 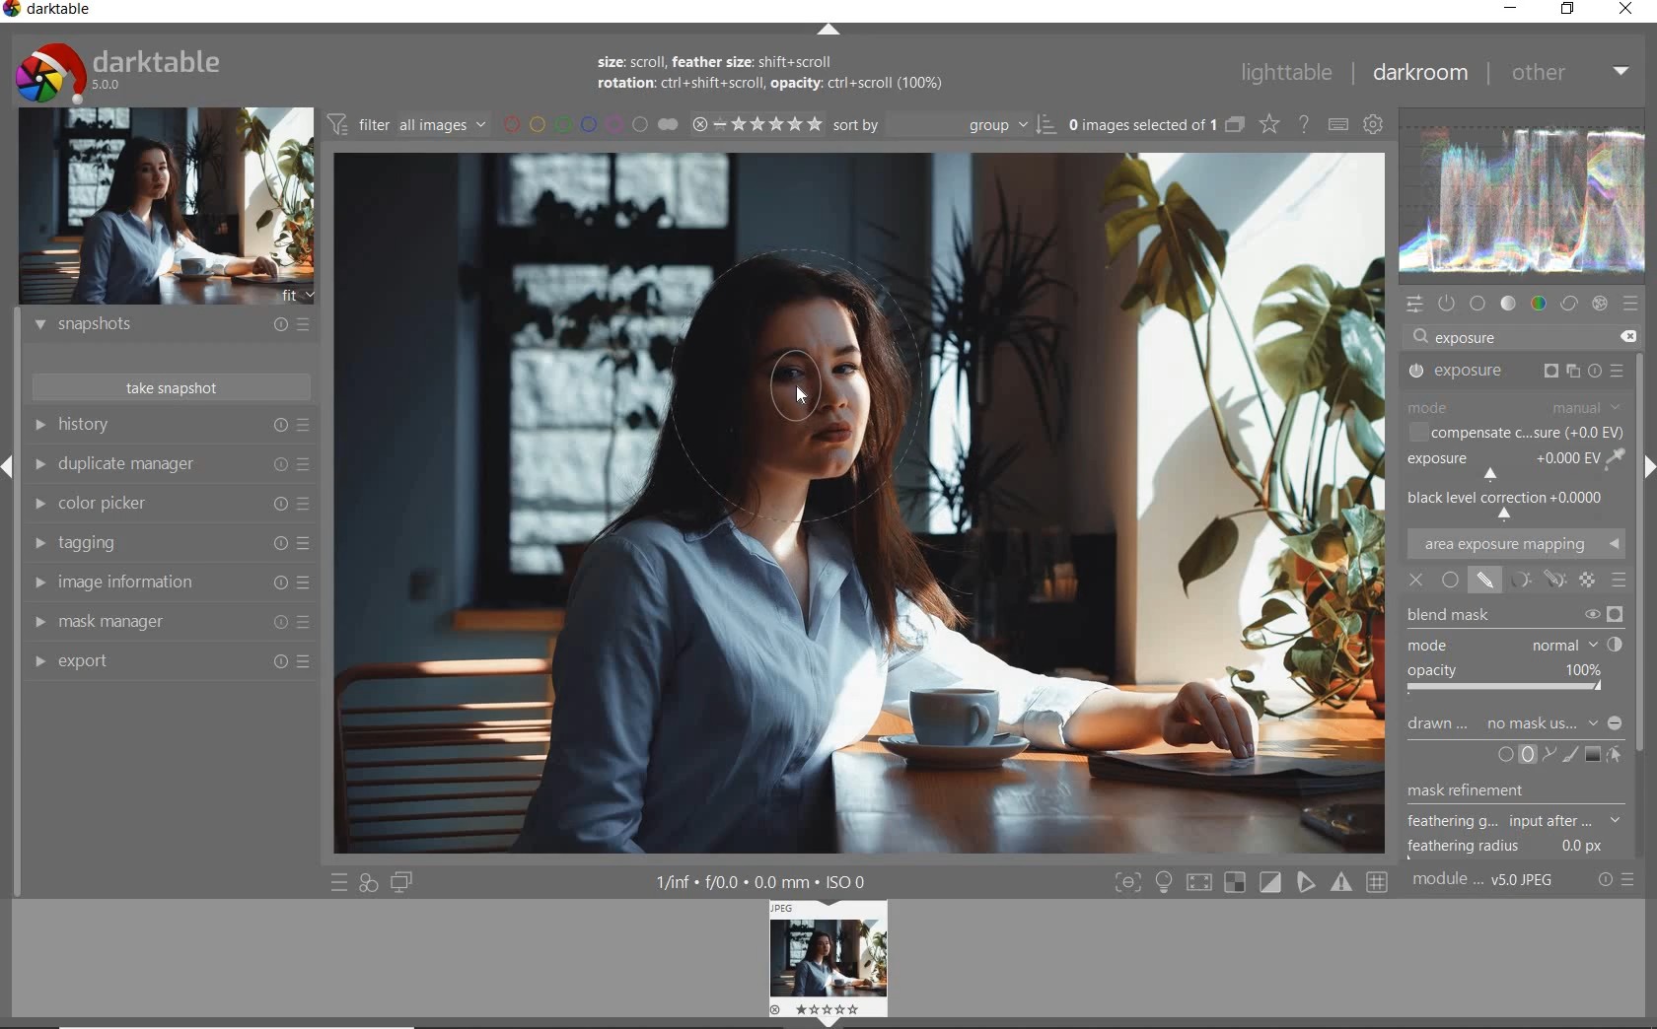 What do you see at coordinates (828, 29) in the screenshot?
I see `expand/collapse` at bounding box center [828, 29].